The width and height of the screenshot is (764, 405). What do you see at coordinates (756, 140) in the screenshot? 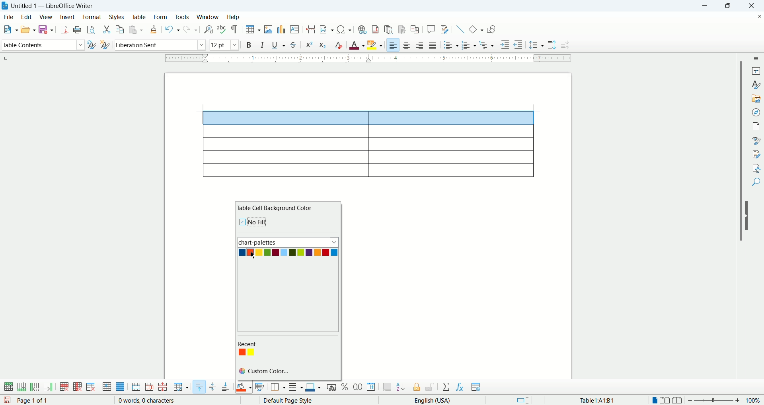
I see `style inspector` at bounding box center [756, 140].